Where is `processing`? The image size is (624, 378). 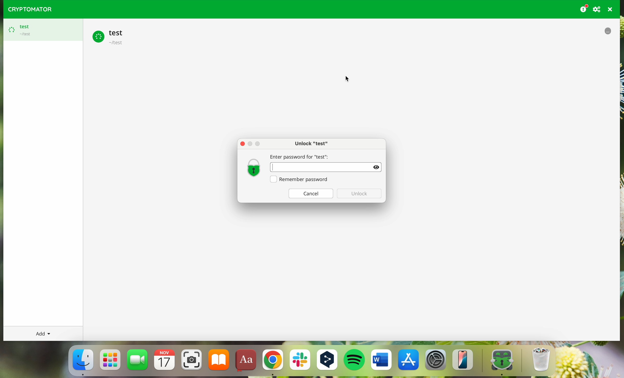
processing is located at coordinates (607, 31).